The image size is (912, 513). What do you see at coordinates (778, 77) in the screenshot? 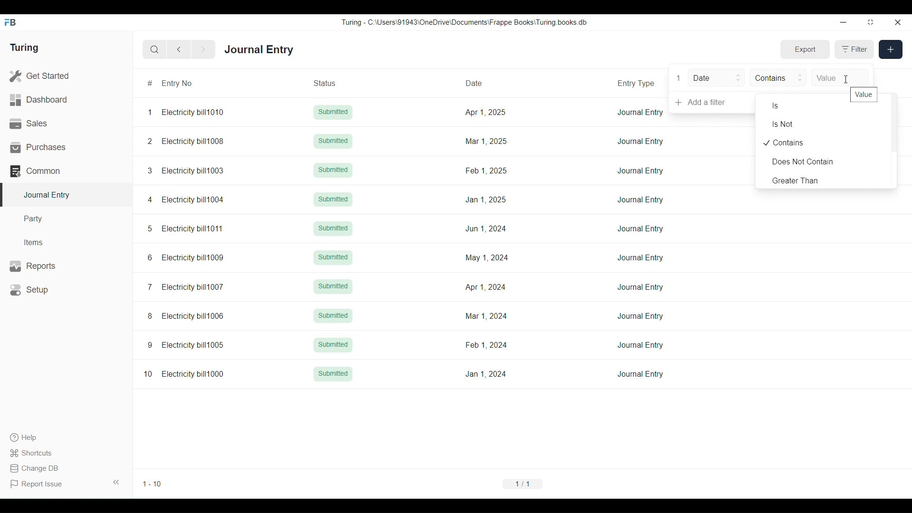
I see `Contains` at bounding box center [778, 77].